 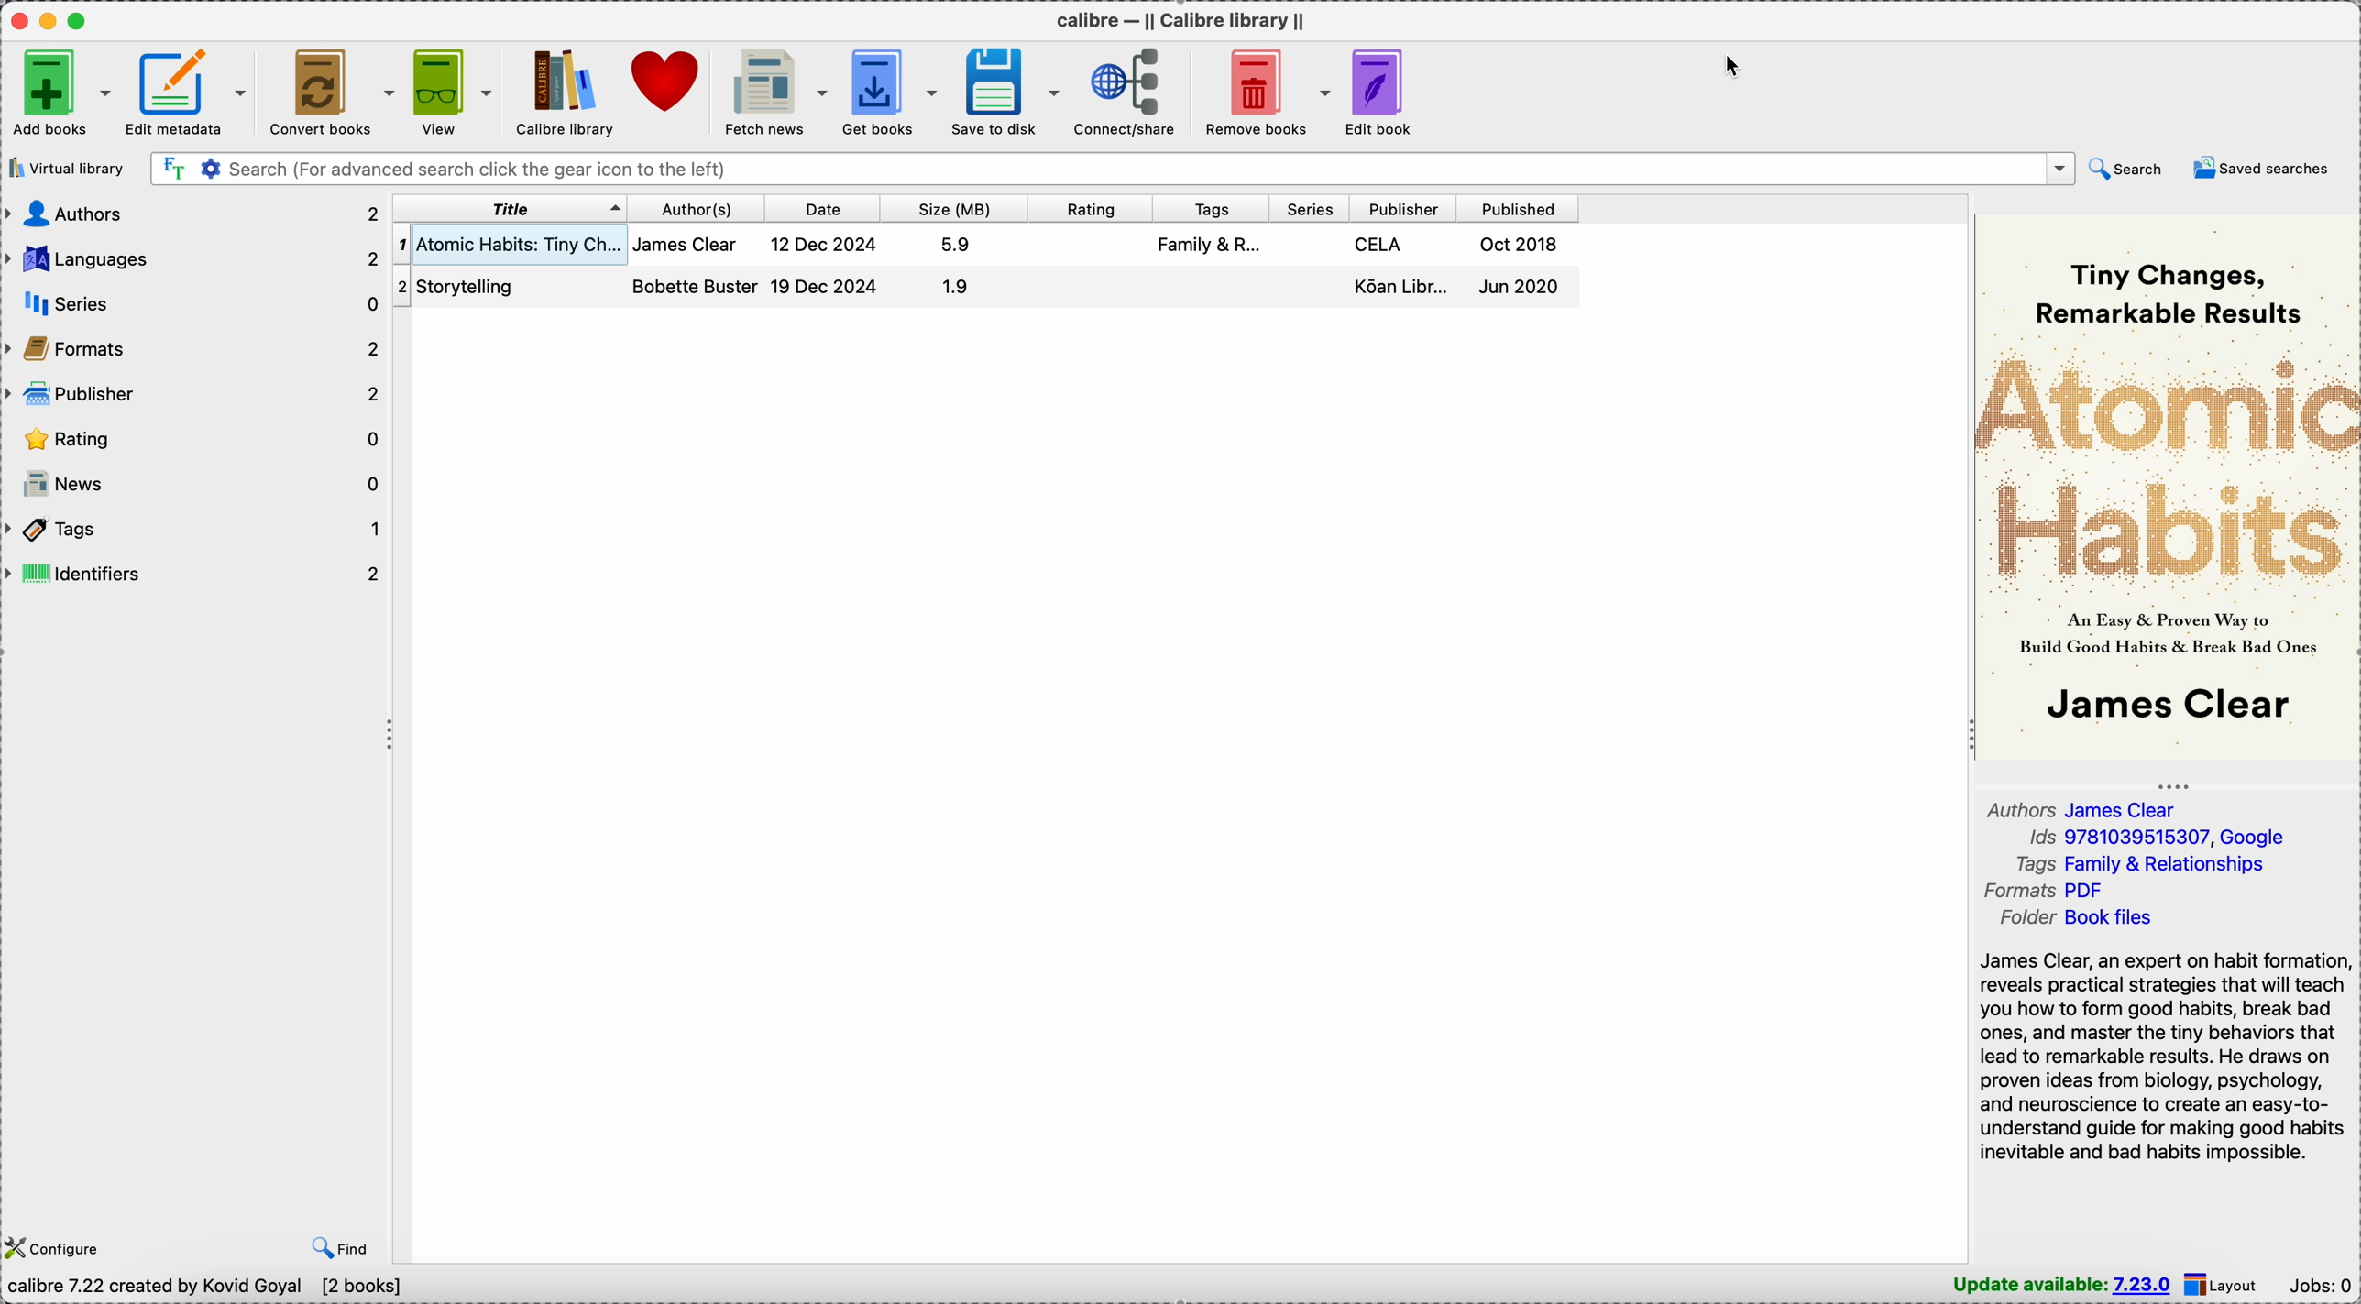 I want to click on ags, so click(x=1209, y=247).